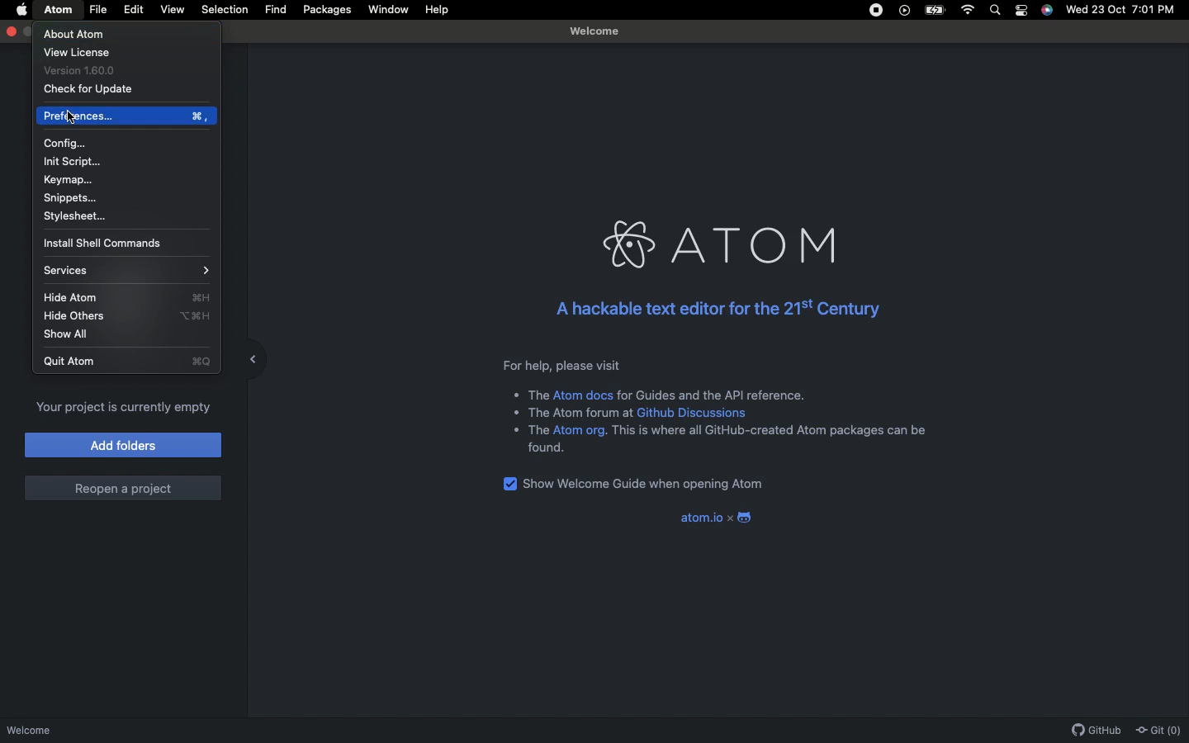  What do you see at coordinates (12, 31) in the screenshot?
I see `Close` at bounding box center [12, 31].